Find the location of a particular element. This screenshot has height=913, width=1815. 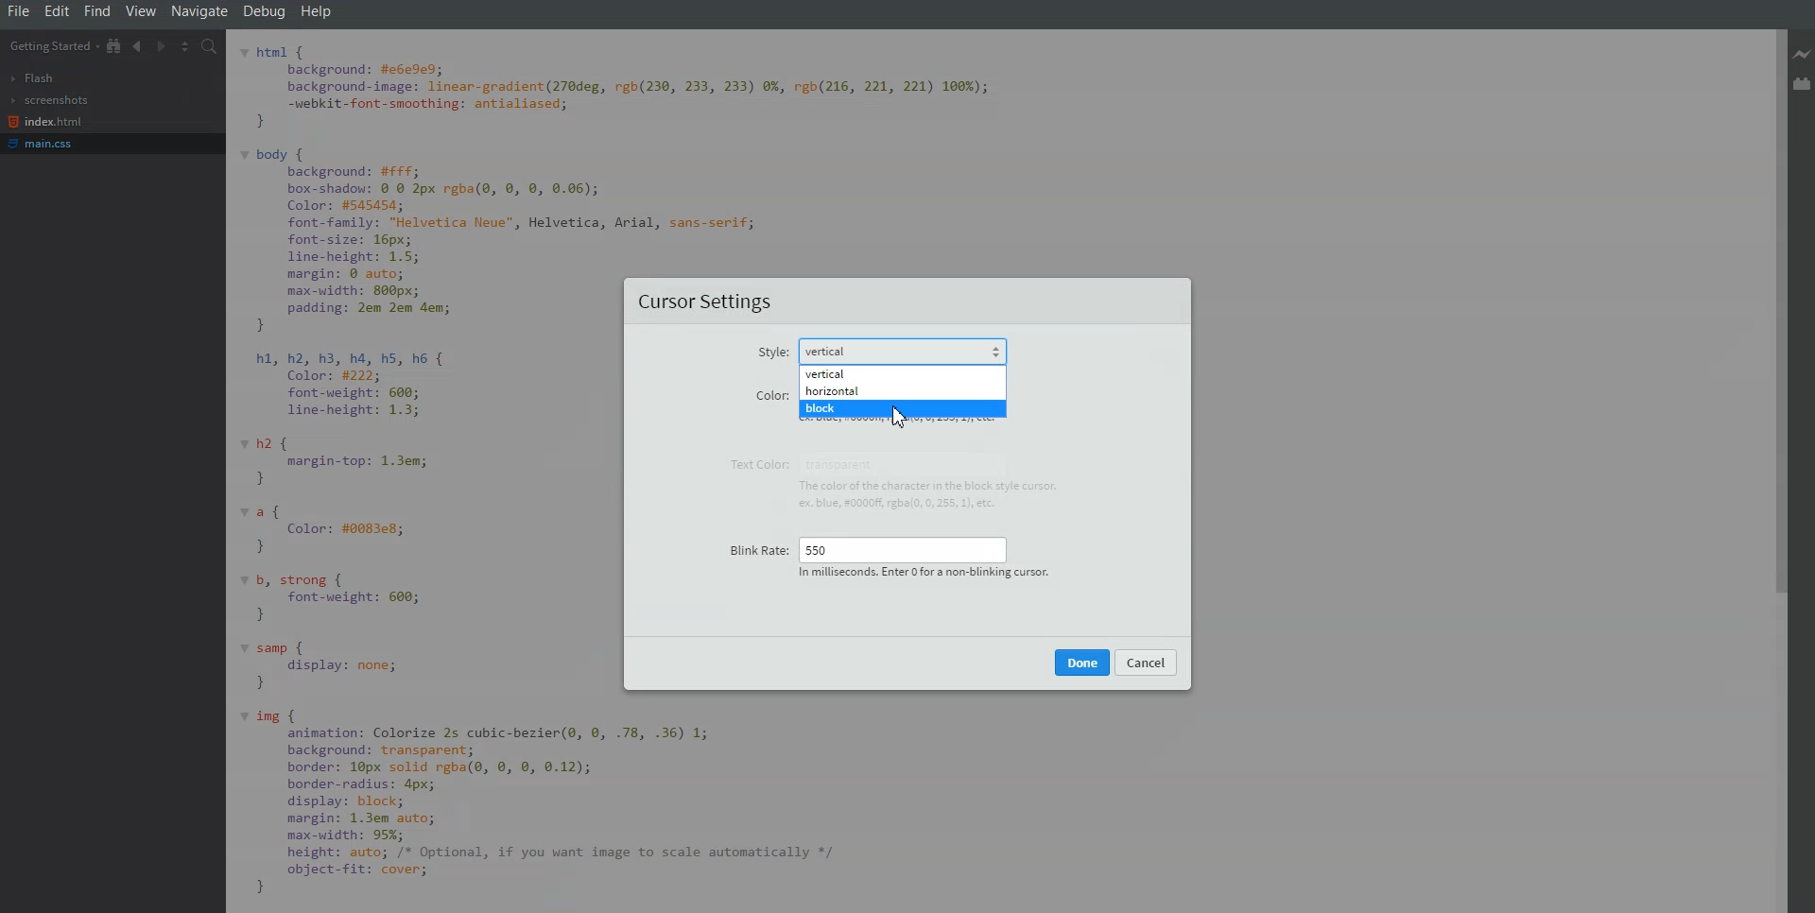

Blink Rate is located at coordinates (755, 544).